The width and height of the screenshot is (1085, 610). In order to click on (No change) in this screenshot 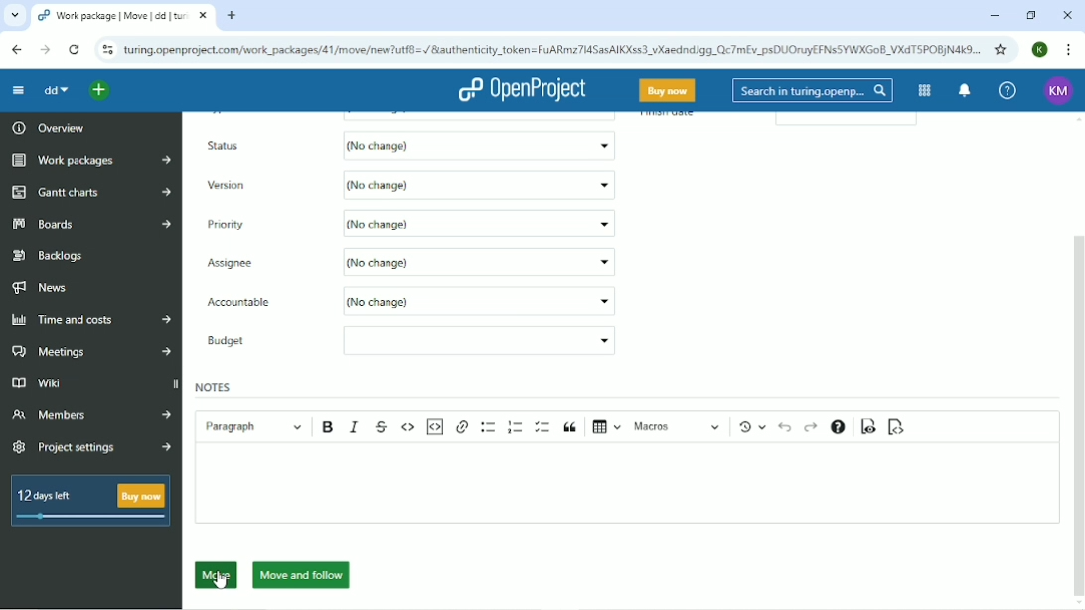, I will do `click(484, 185)`.